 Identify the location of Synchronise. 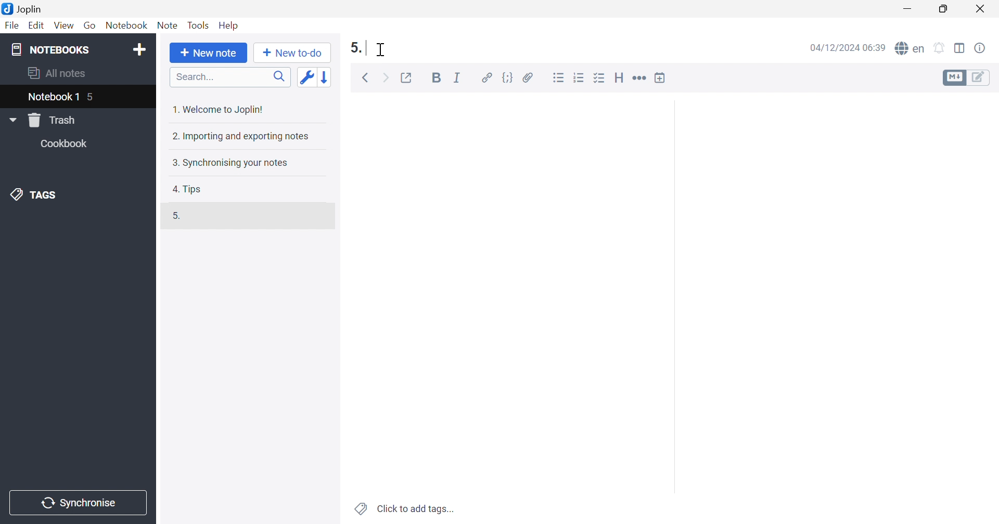
(81, 503).